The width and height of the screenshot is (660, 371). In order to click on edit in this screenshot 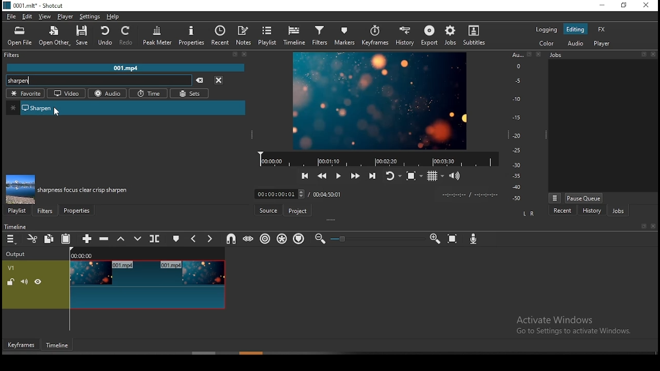, I will do `click(28, 16)`.